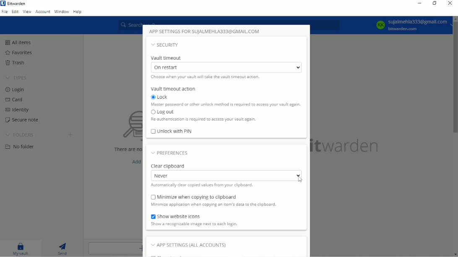  Describe the element at coordinates (435, 3) in the screenshot. I see `Restore down` at that location.